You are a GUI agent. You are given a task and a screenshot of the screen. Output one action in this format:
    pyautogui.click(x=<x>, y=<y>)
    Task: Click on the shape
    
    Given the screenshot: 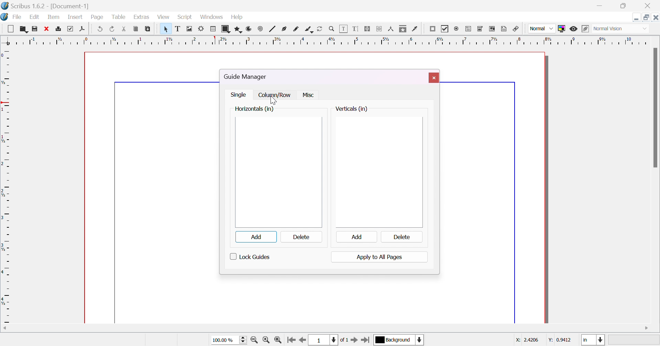 What is the action you would take?
    pyautogui.click(x=227, y=29)
    